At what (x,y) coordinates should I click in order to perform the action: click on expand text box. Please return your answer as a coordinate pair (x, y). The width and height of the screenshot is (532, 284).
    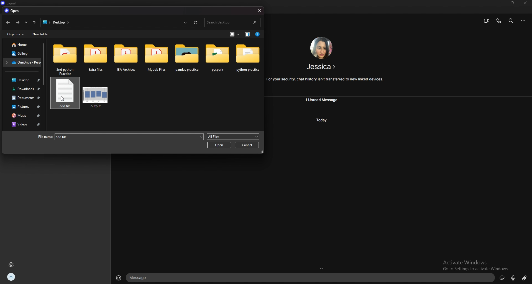
    Looking at the image, I should click on (321, 268).